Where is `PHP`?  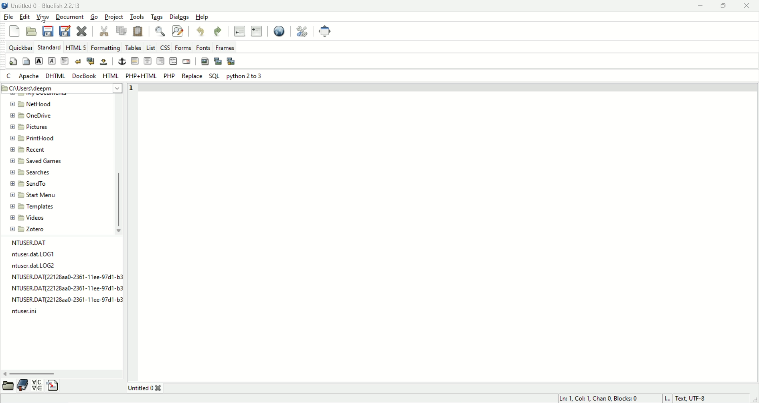
PHP is located at coordinates (169, 75).